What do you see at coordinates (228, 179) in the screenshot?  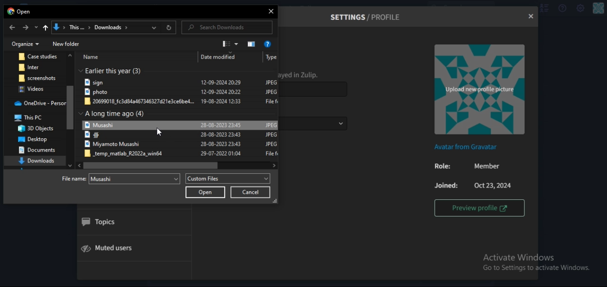 I see `custom files` at bounding box center [228, 179].